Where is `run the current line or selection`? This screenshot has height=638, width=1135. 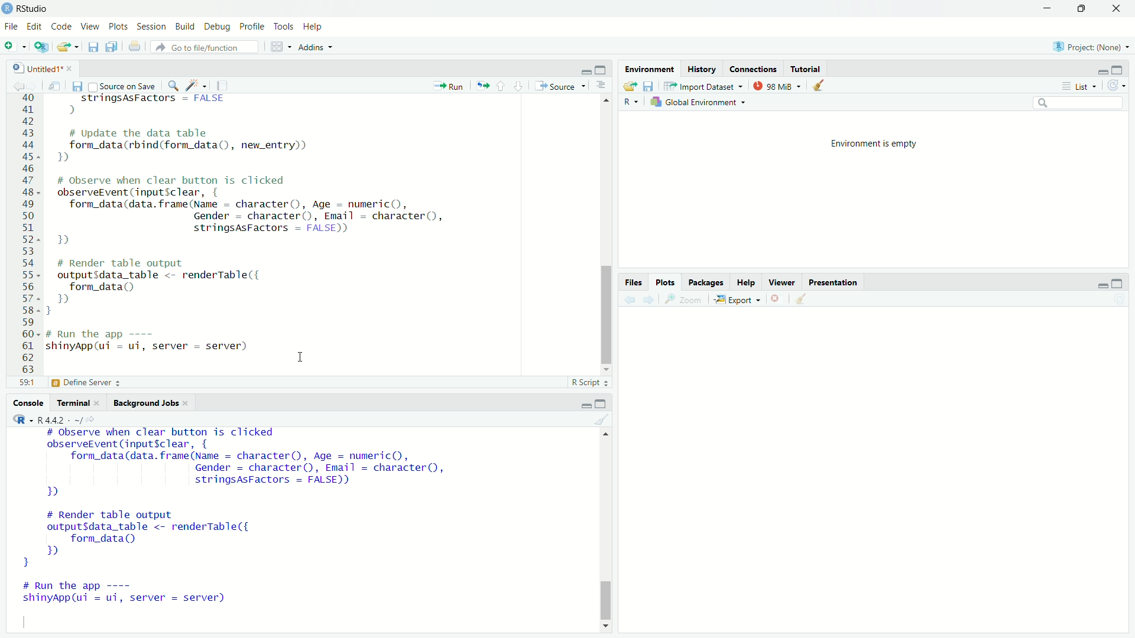
run the current line or selection is located at coordinates (447, 84).